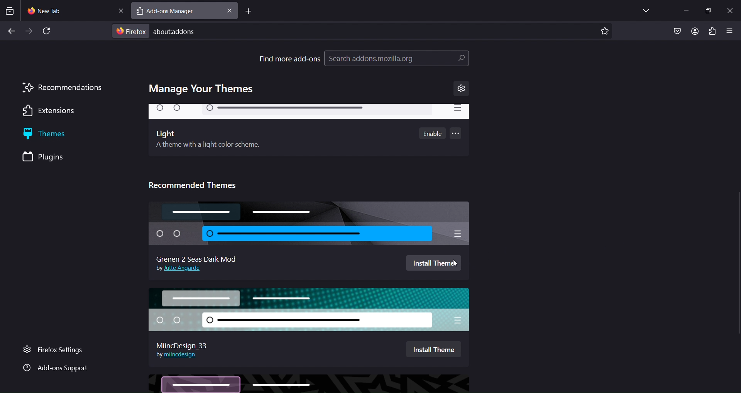 The width and height of the screenshot is (741, 393). What do you see at coordinates (12, 30) in the screenshot?
I see `go back one page` at bounding box center [12, 30].